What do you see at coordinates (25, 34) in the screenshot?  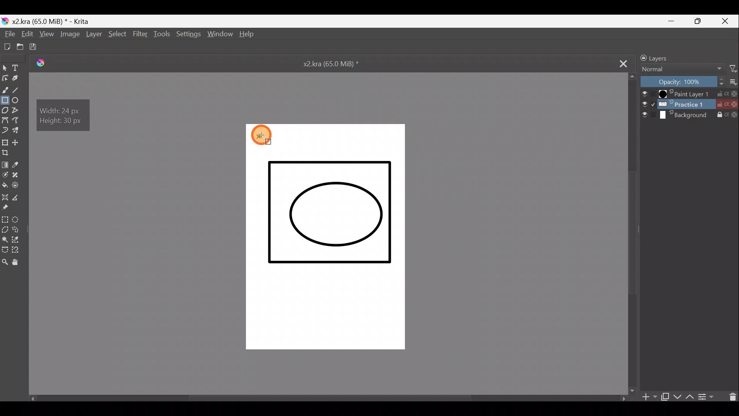 I see `Edit` at bounding box center [25, 34].